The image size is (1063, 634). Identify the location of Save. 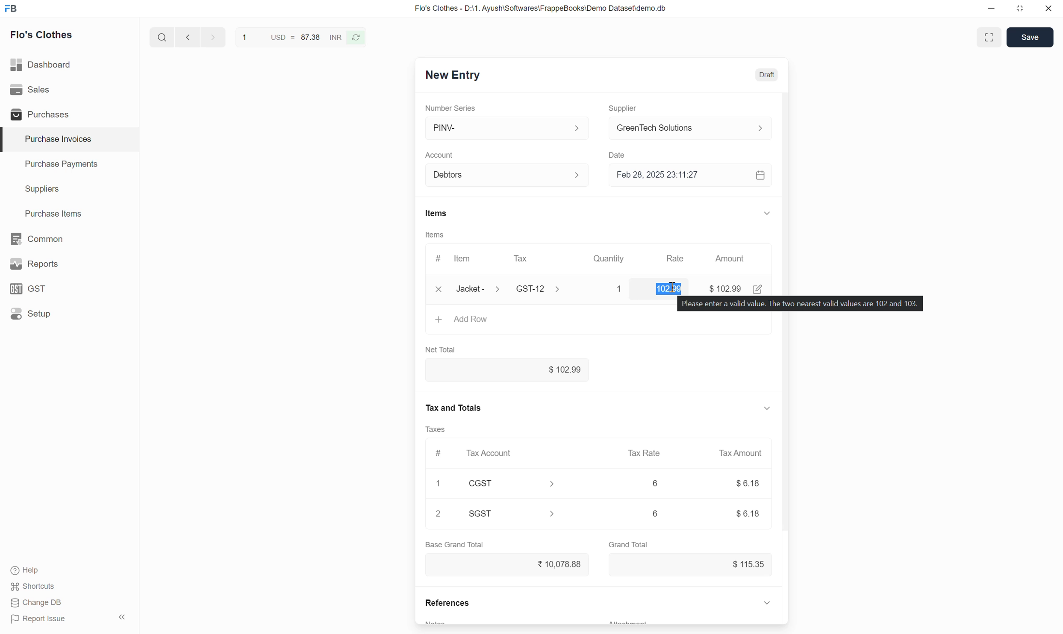
(1030, 37).